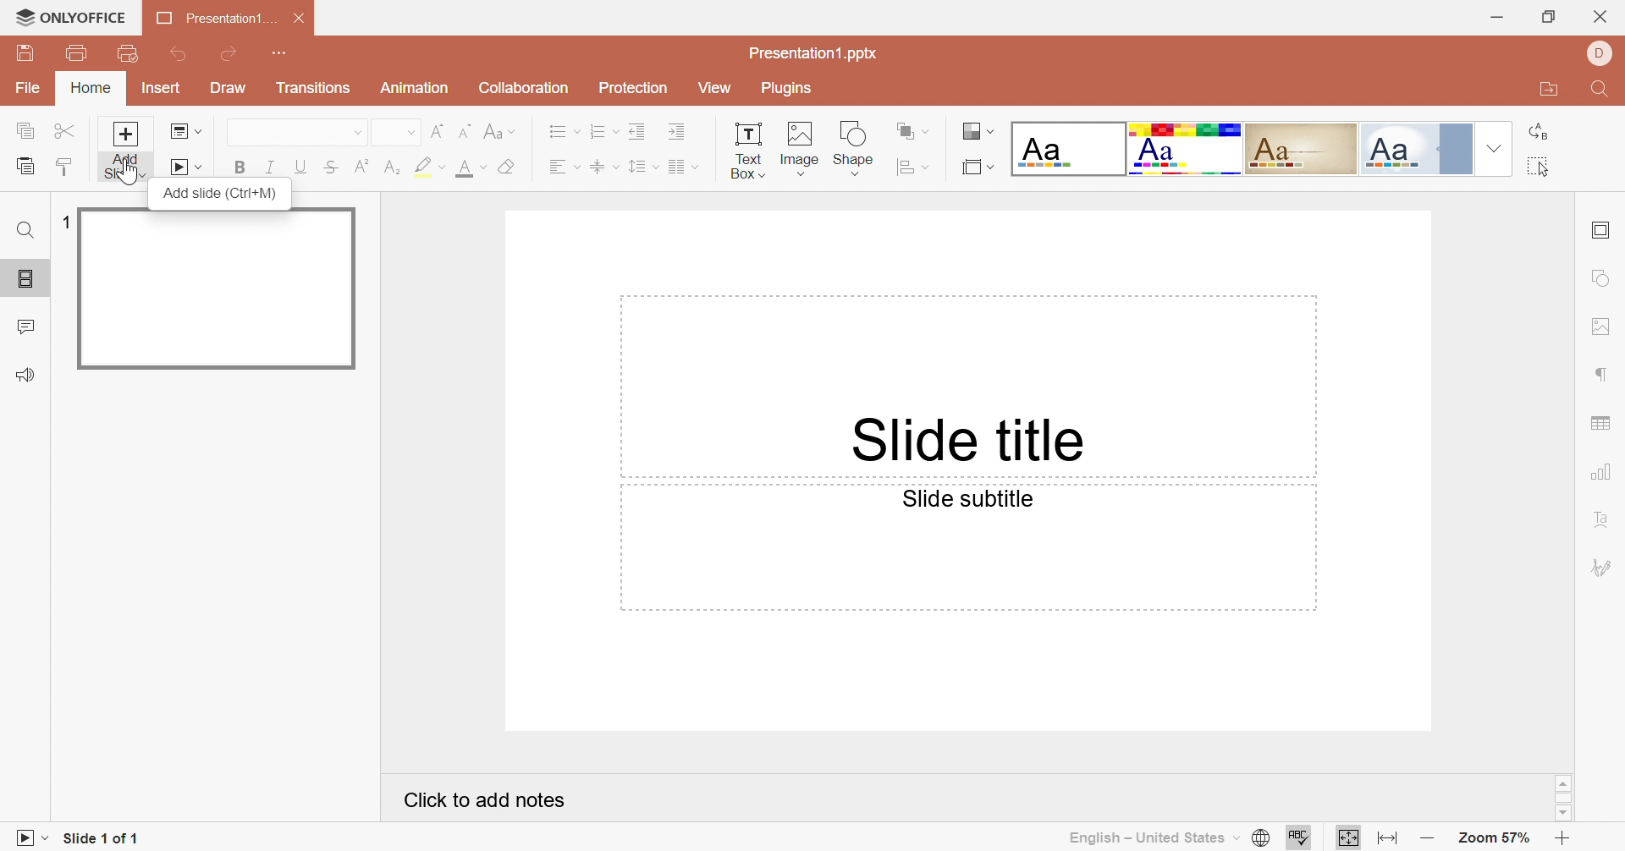 The height and width of the screenshot is (851, 1625). What do you see at coordinates (964, 441) in the screenshot?
I see `Slide title` at bounding box center [964, 441].